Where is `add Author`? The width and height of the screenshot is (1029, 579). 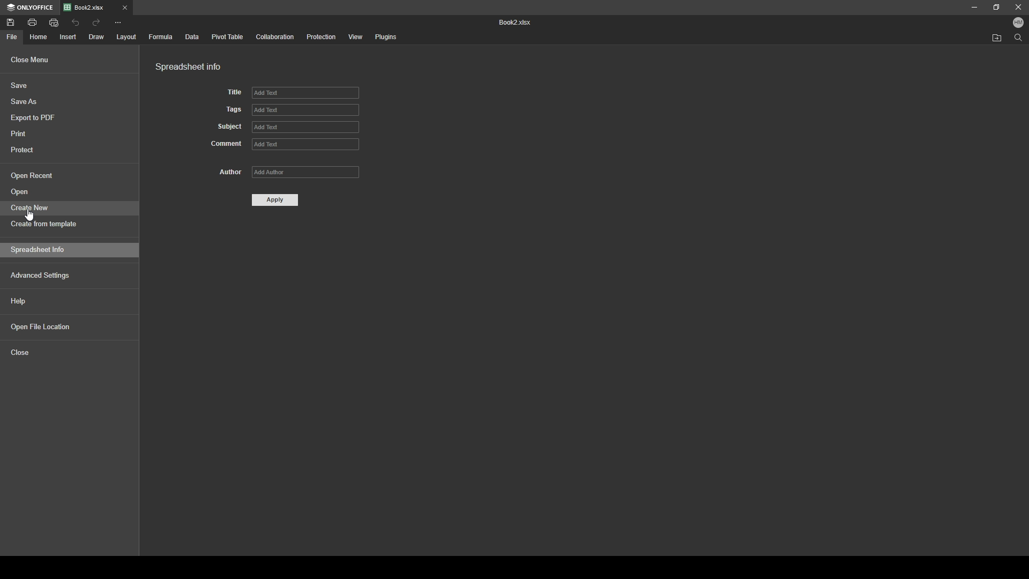 add Author is located at coordinates (310, 172).